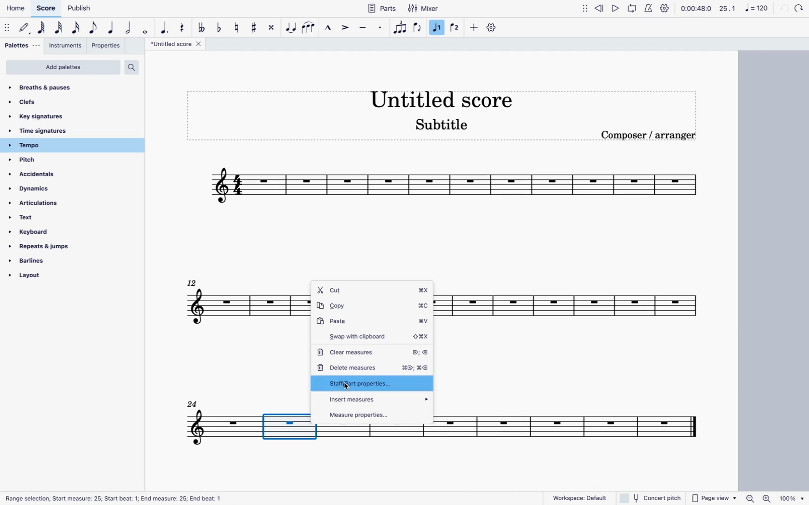 Image resolution: width=809 pixels, height=505 pixels. What do you see at coordinates (451, 188) in the screenshot?
I see `score` at bounding box center [451, 188].